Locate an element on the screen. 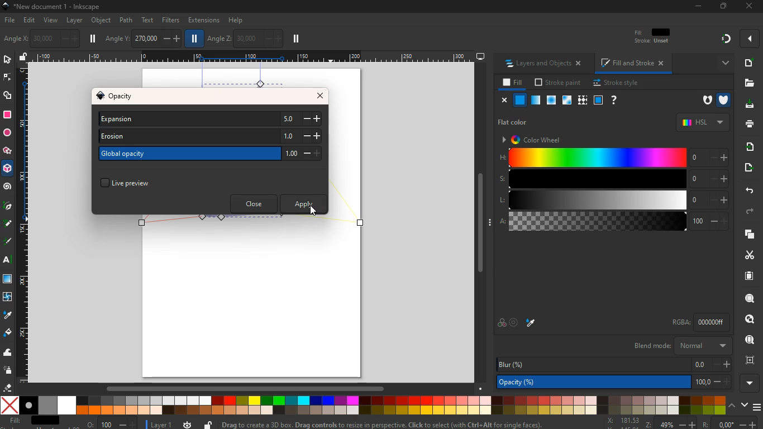  spiral is located at coordinates (8, 188).